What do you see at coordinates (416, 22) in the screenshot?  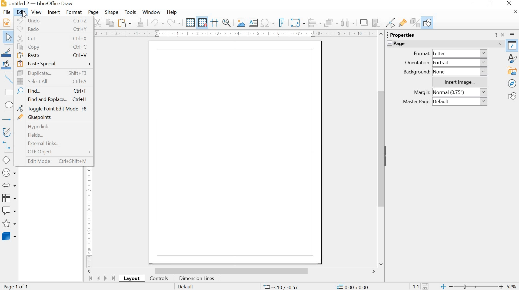 I see `Toggle Extrusion` at bounding box center [416, 22].